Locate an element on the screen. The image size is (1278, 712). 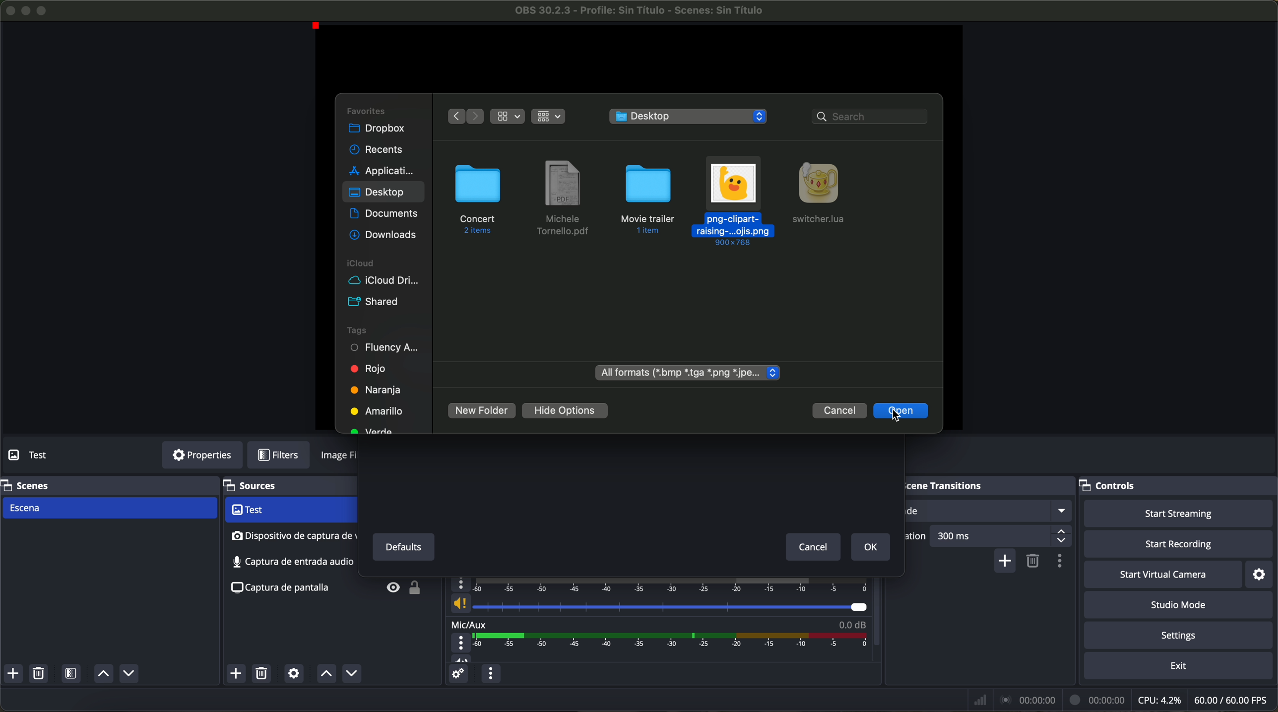
unlock/visible is located at coordinates (399, 589).